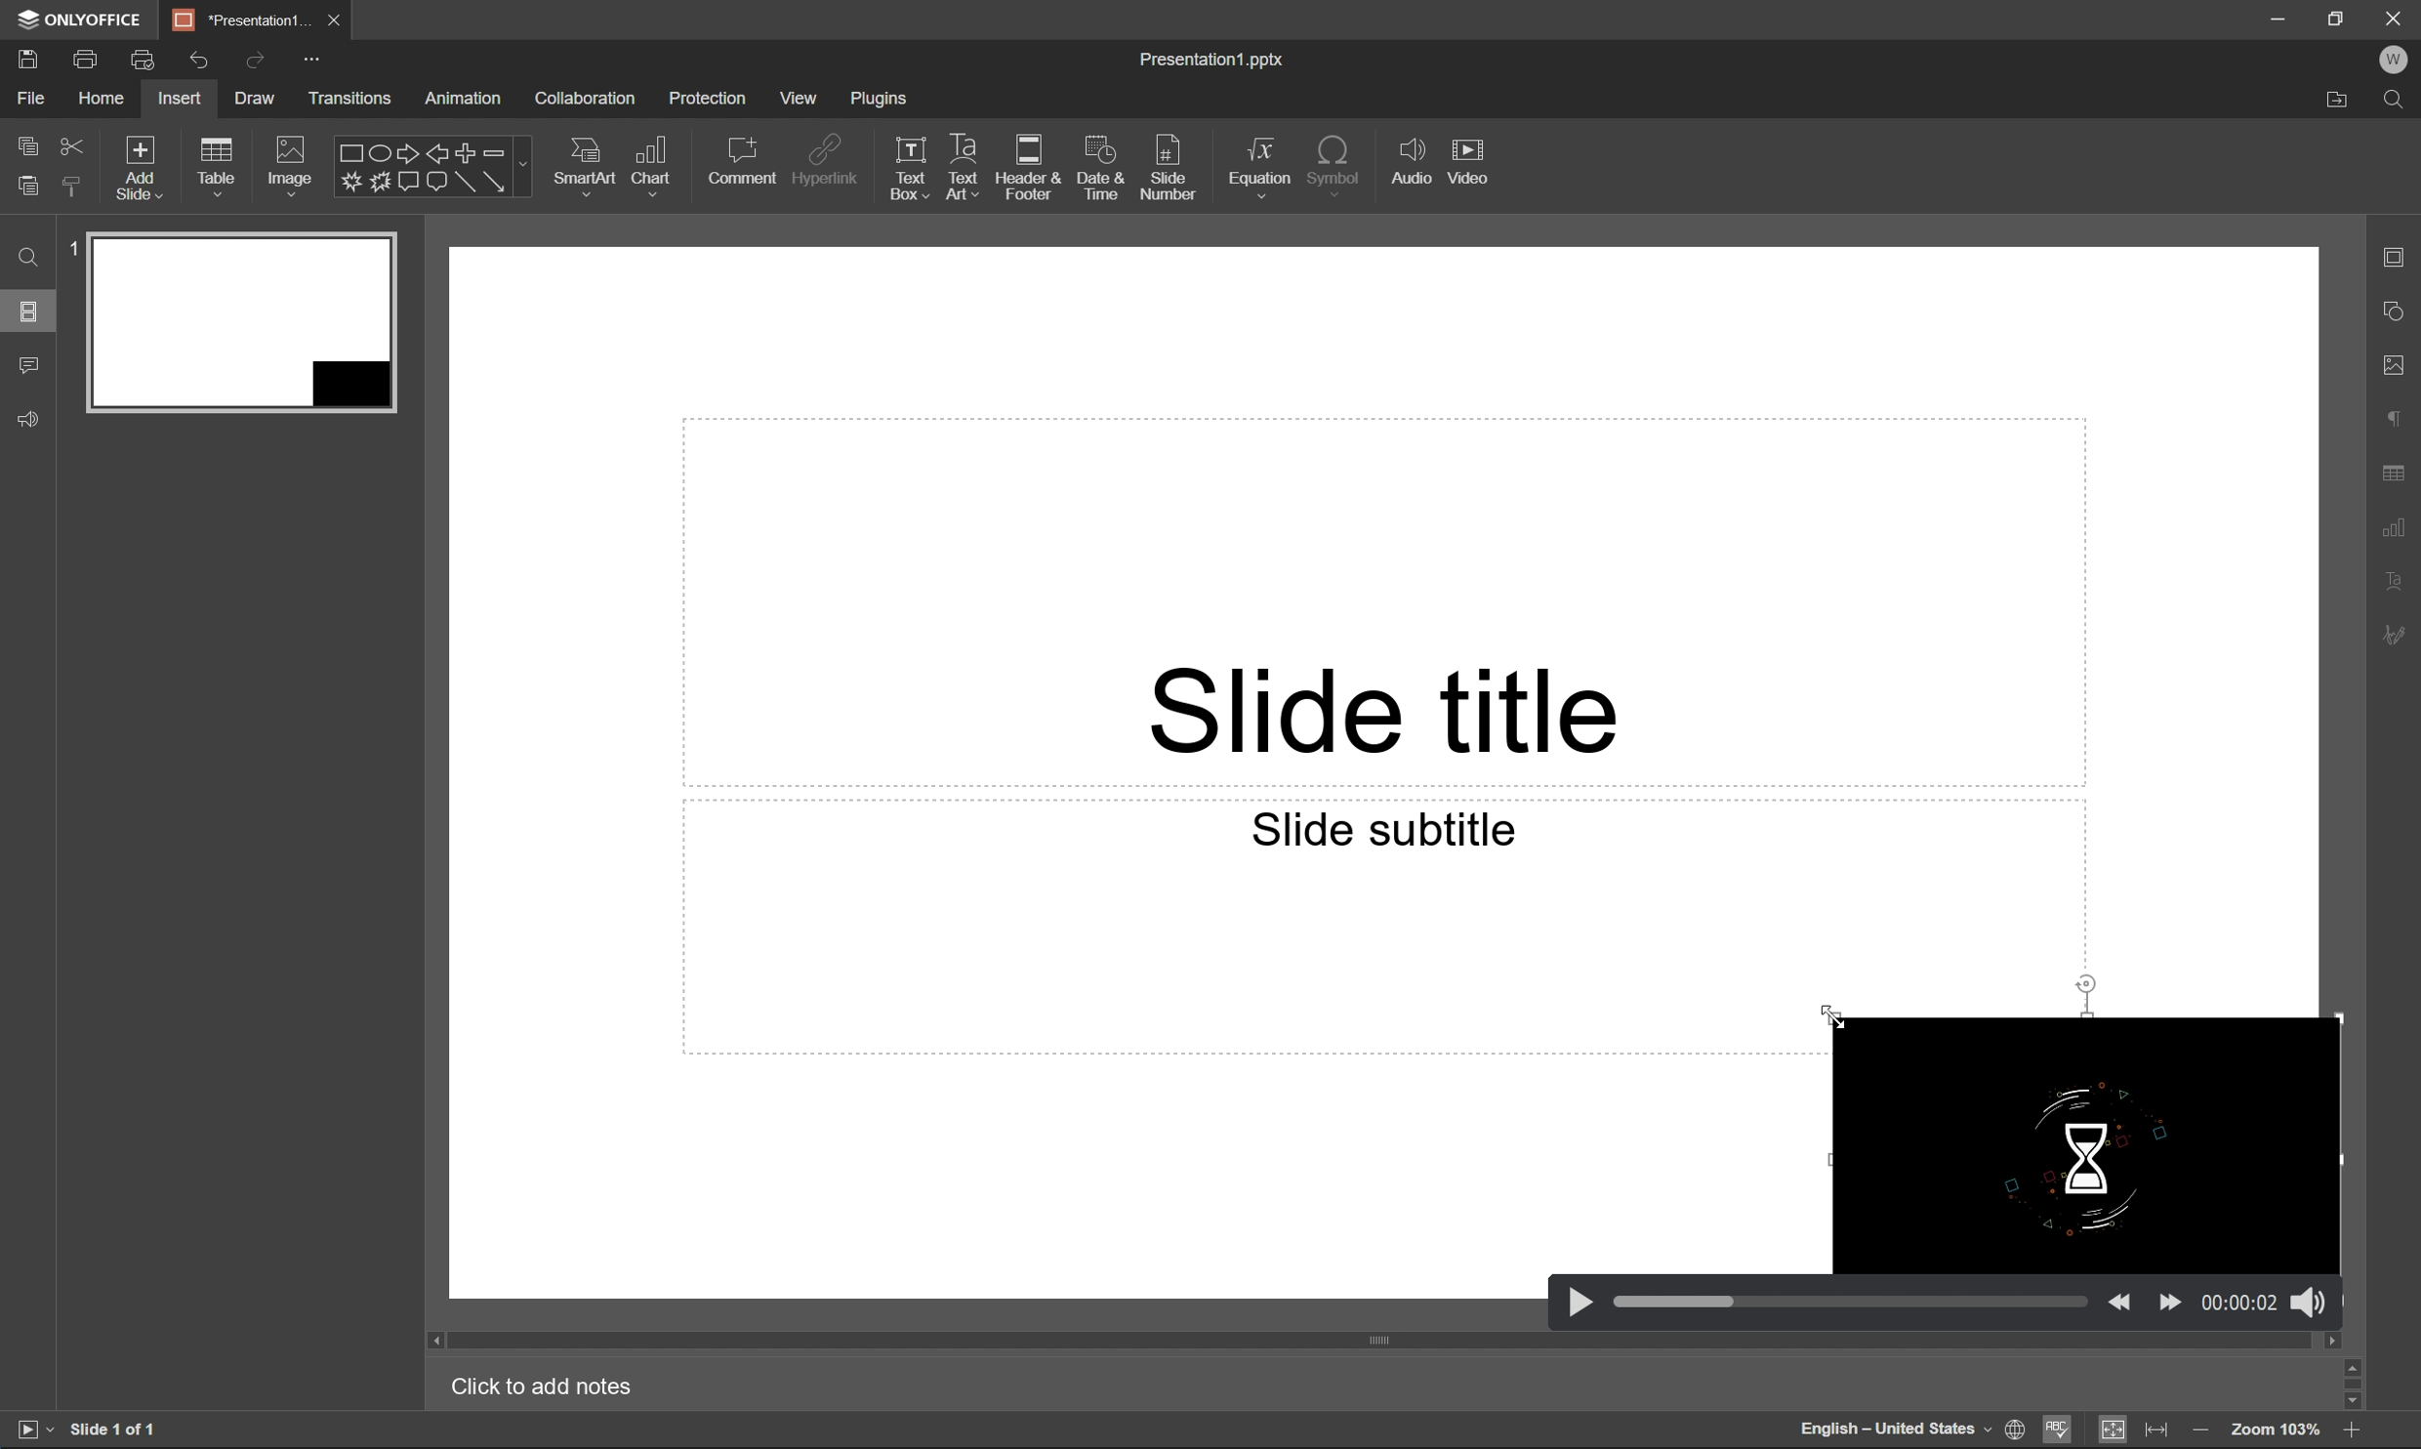  I want to click on Open file location, so click(2343, 100).